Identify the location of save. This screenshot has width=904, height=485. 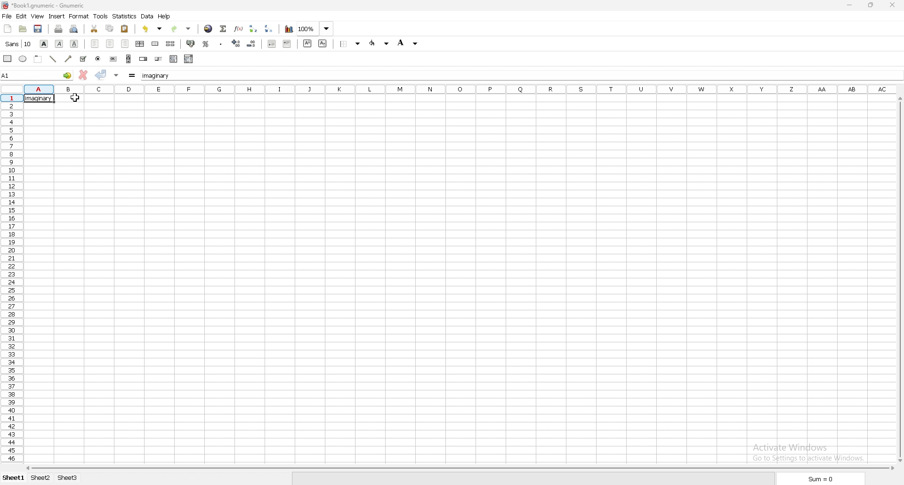
(38, 29).